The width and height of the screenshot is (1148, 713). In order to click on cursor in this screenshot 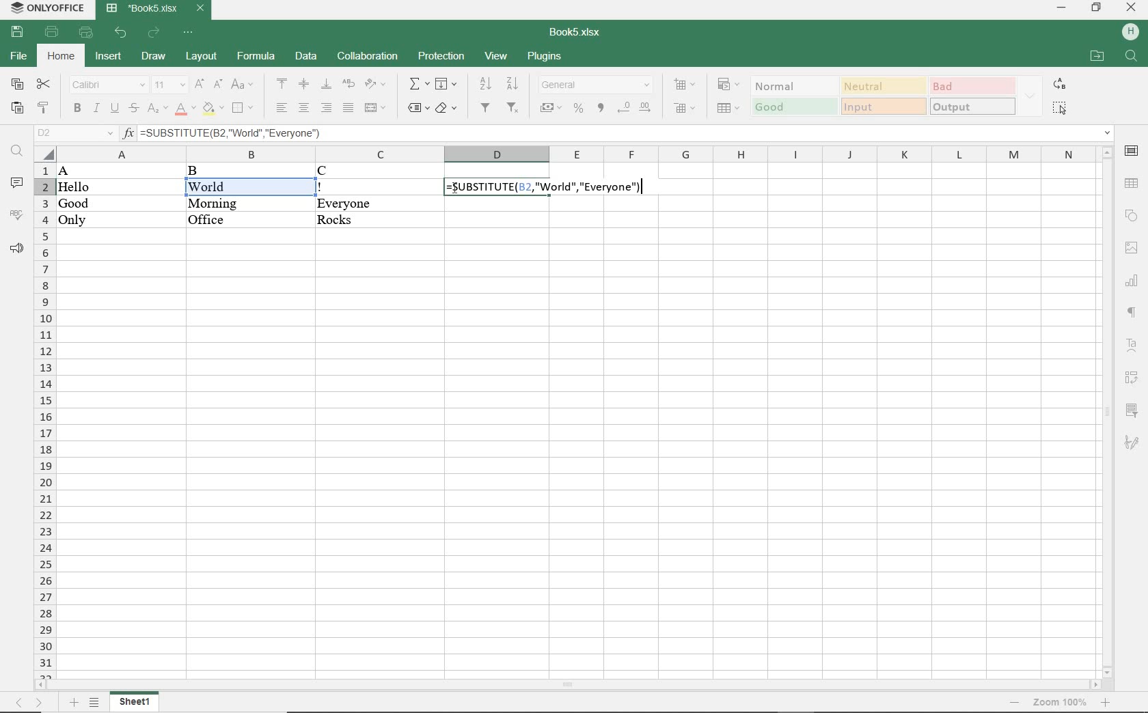, I will do `click(642, 186)`.